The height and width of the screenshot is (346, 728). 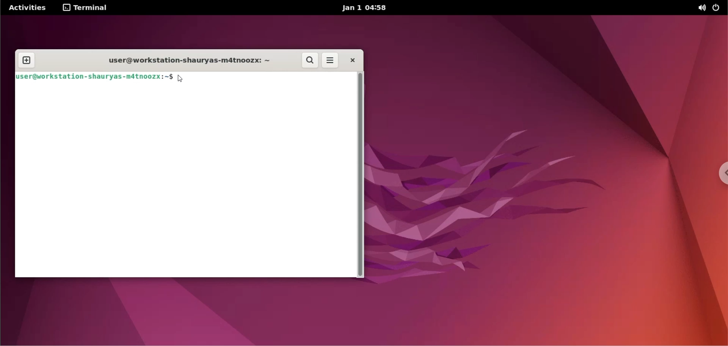 I want to click on search, so click(x=311, y=61).